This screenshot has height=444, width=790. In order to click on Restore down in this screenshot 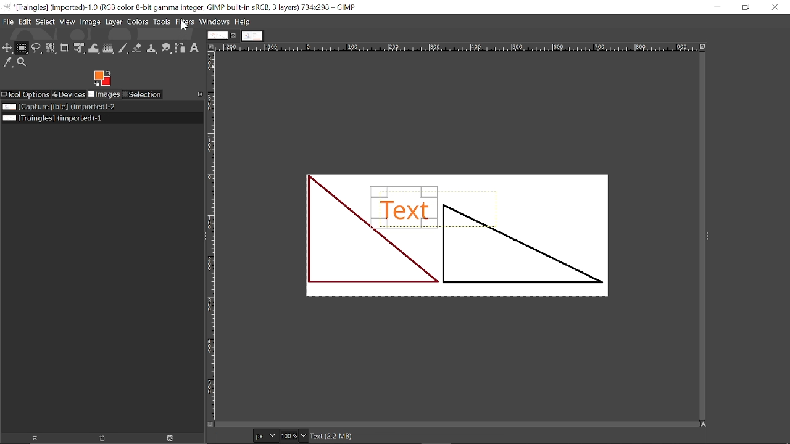, I will do `click(747, 7)`.